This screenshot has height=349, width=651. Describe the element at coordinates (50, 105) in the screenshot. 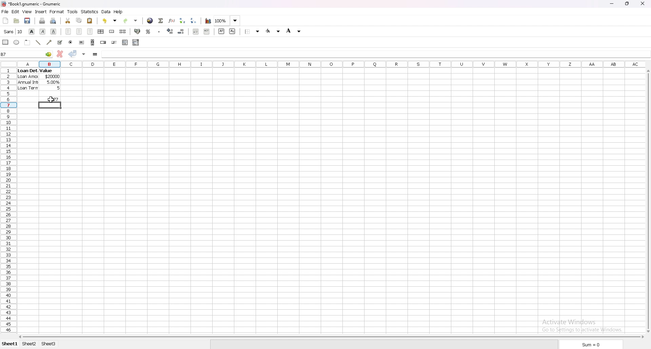

I see `selected cell` at that location.